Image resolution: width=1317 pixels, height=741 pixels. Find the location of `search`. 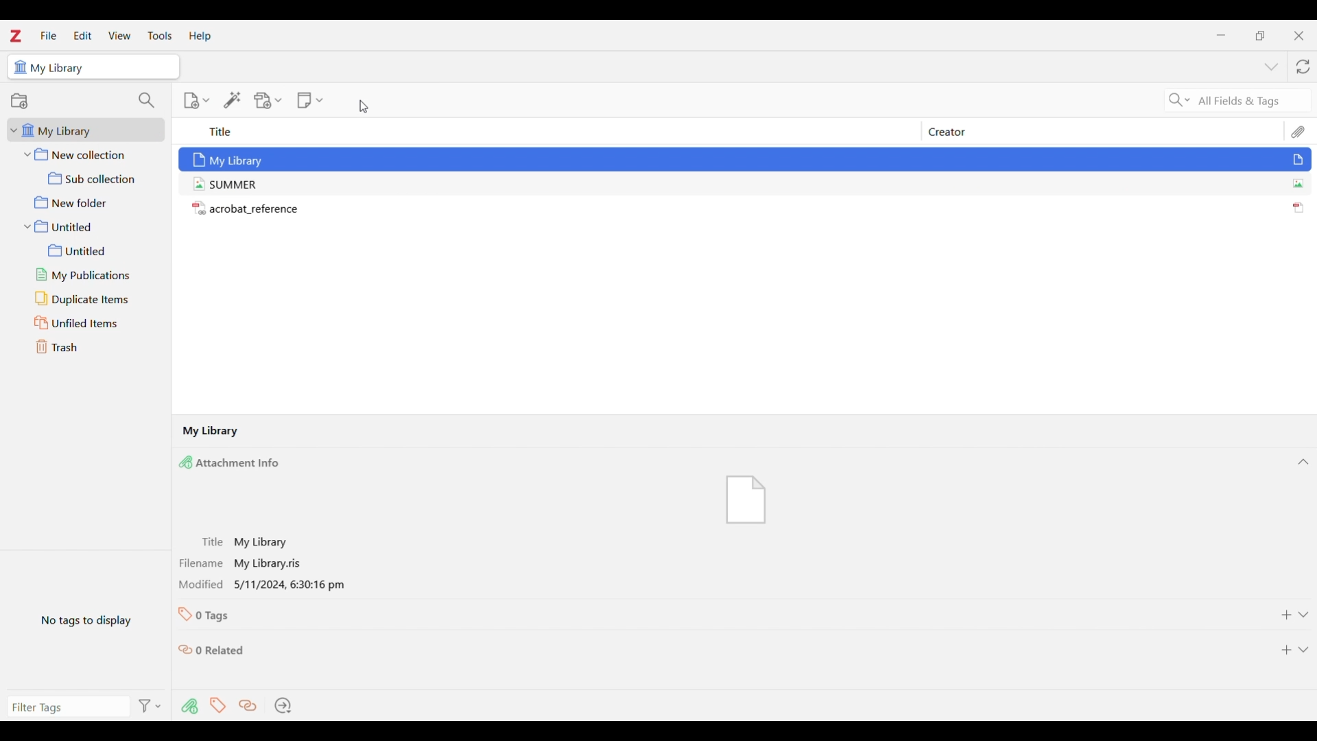

search is located at coordinates (147, 99).